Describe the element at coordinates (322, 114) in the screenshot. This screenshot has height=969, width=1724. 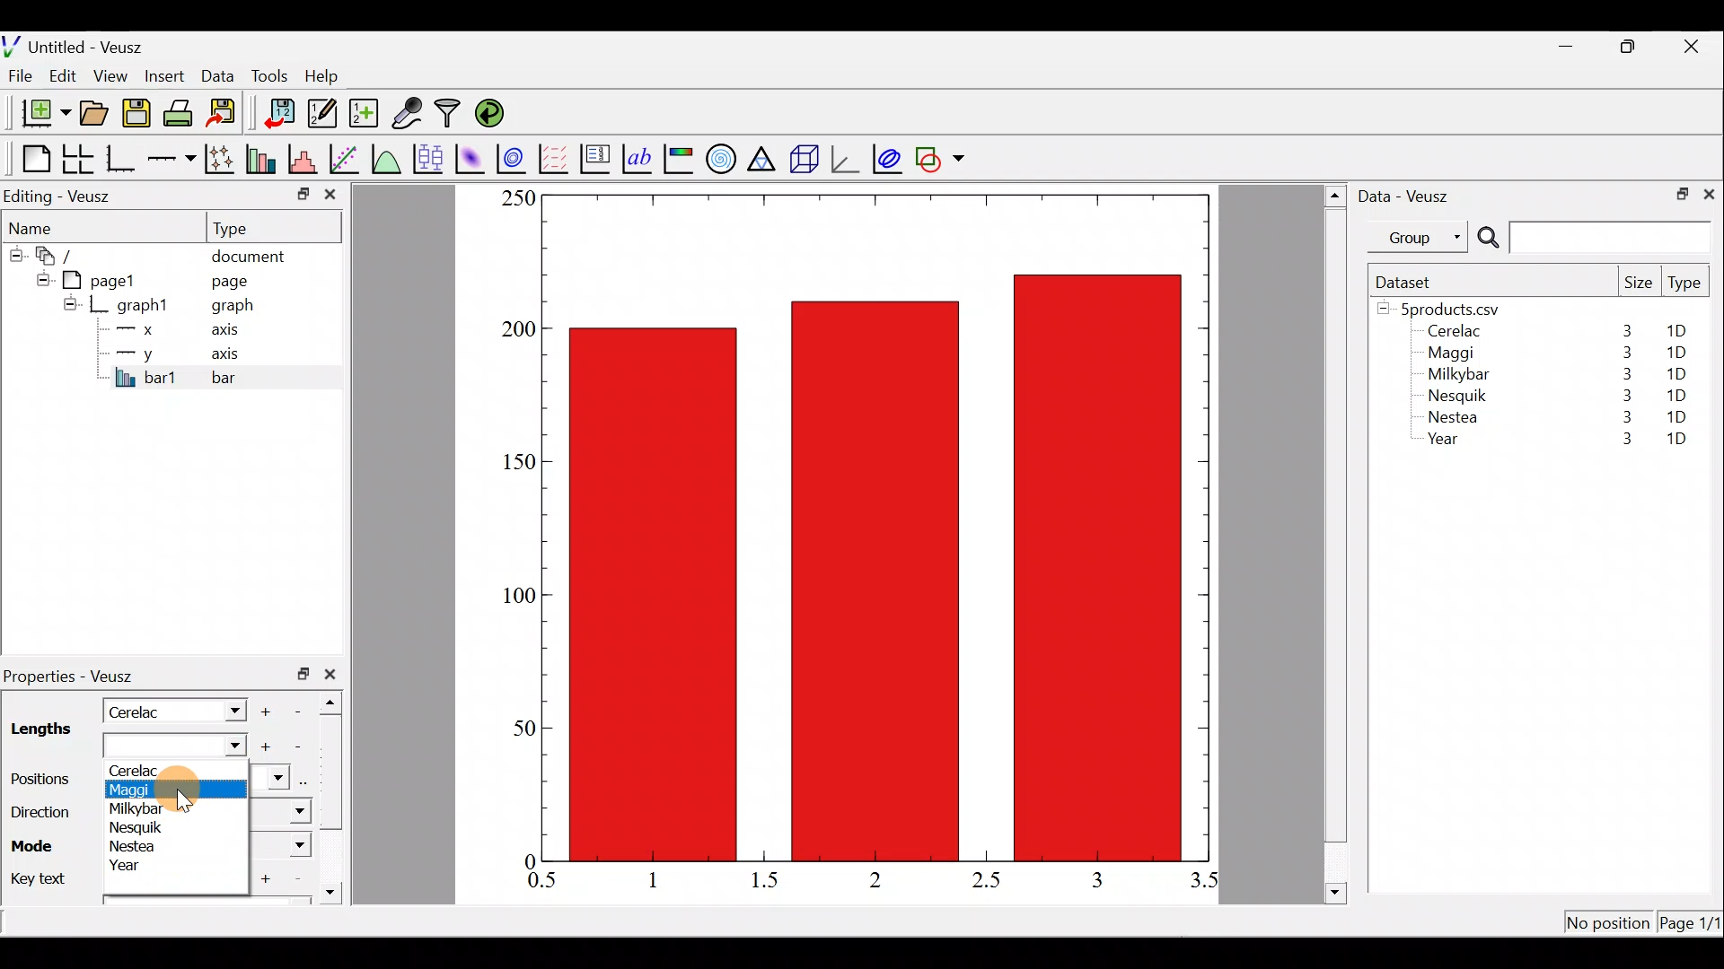
I see `Edit and enter new datasets` at that location.